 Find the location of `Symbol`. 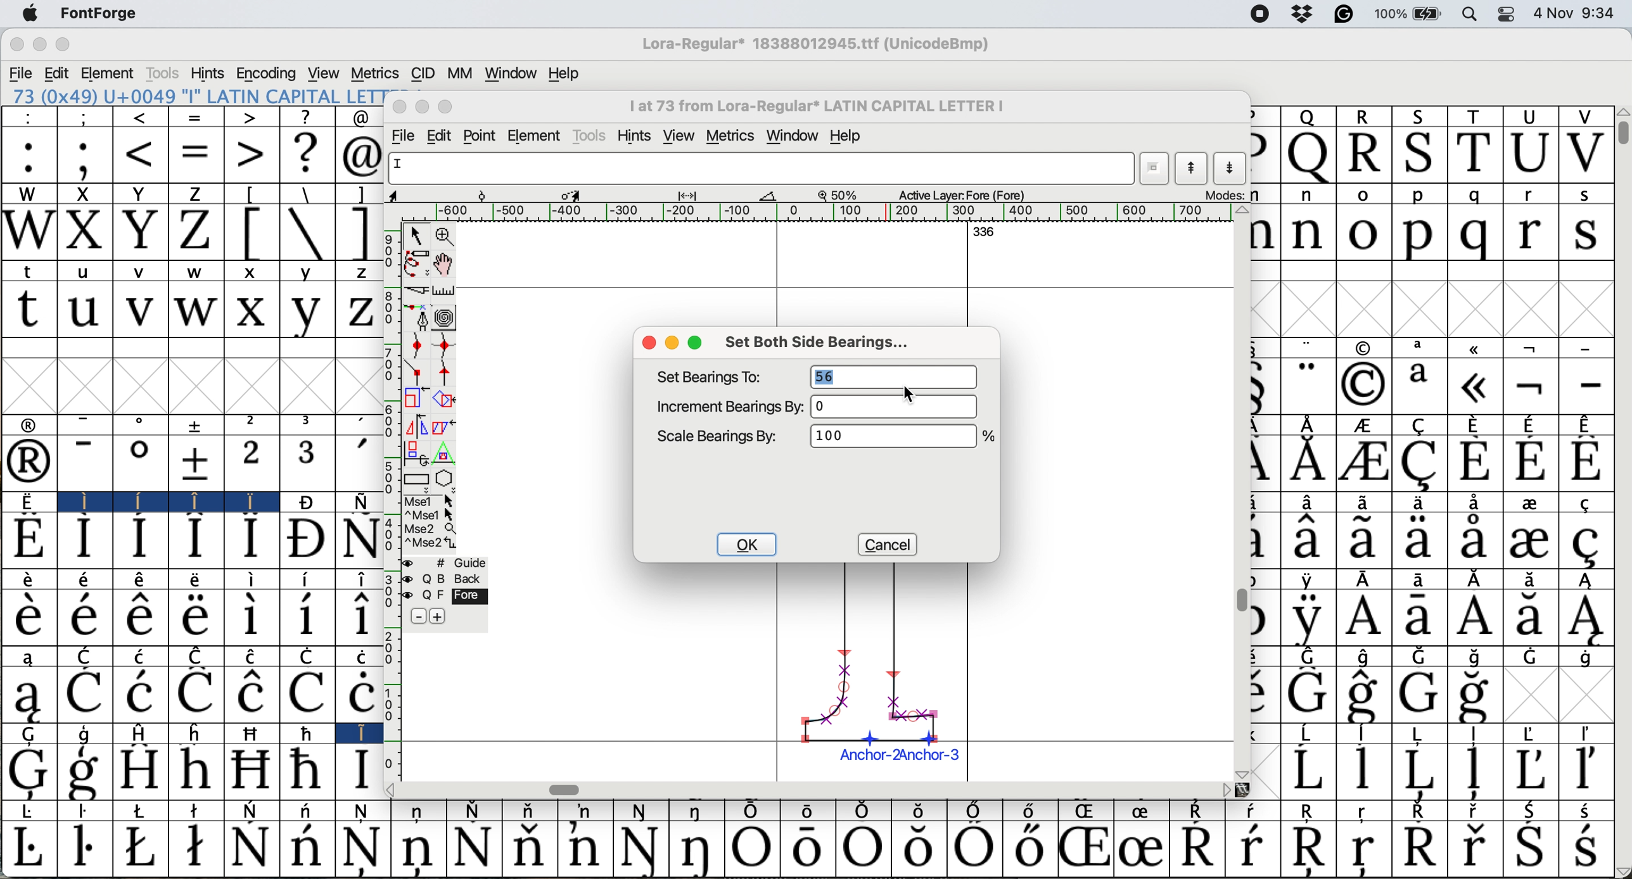

Symbol is located at coordinates (1586, 849).